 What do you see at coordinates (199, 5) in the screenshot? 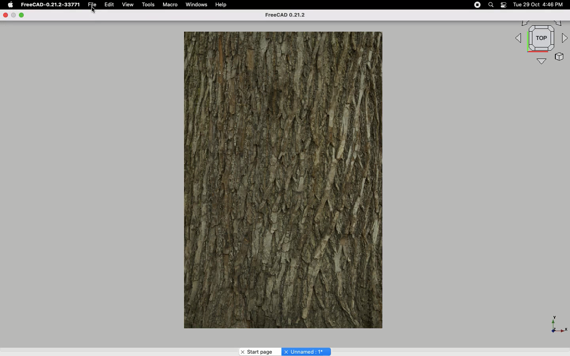
I see `Windows` at bounding box center [199, 5].